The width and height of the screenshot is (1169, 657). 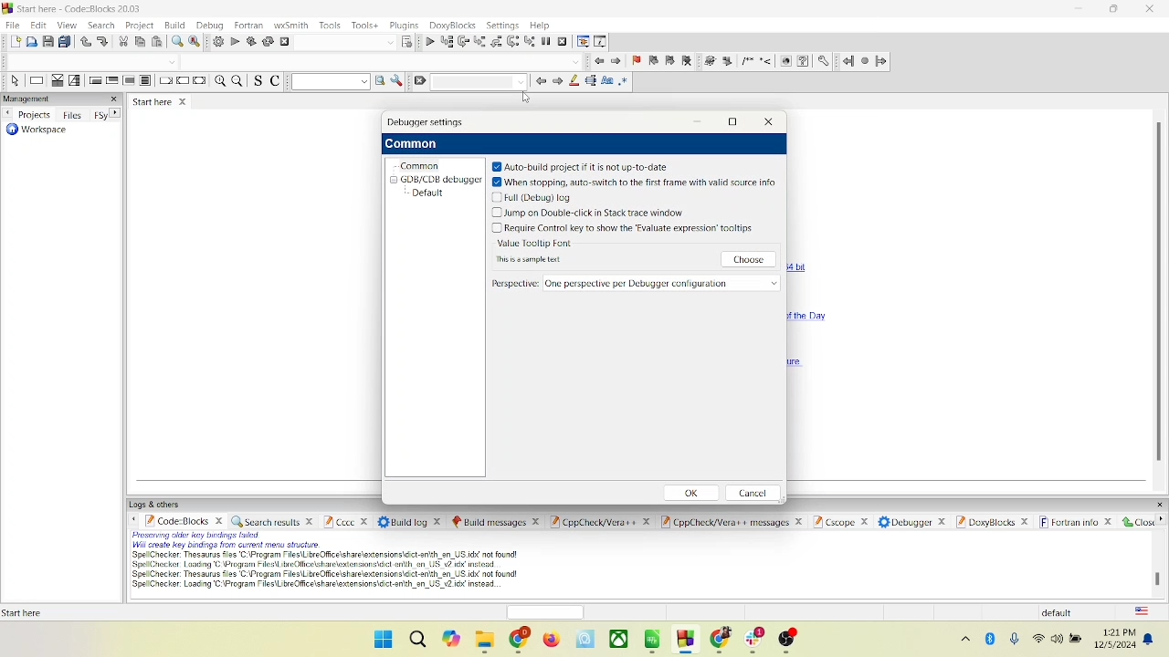 I want to click on logo, so click(x=8, y=9).